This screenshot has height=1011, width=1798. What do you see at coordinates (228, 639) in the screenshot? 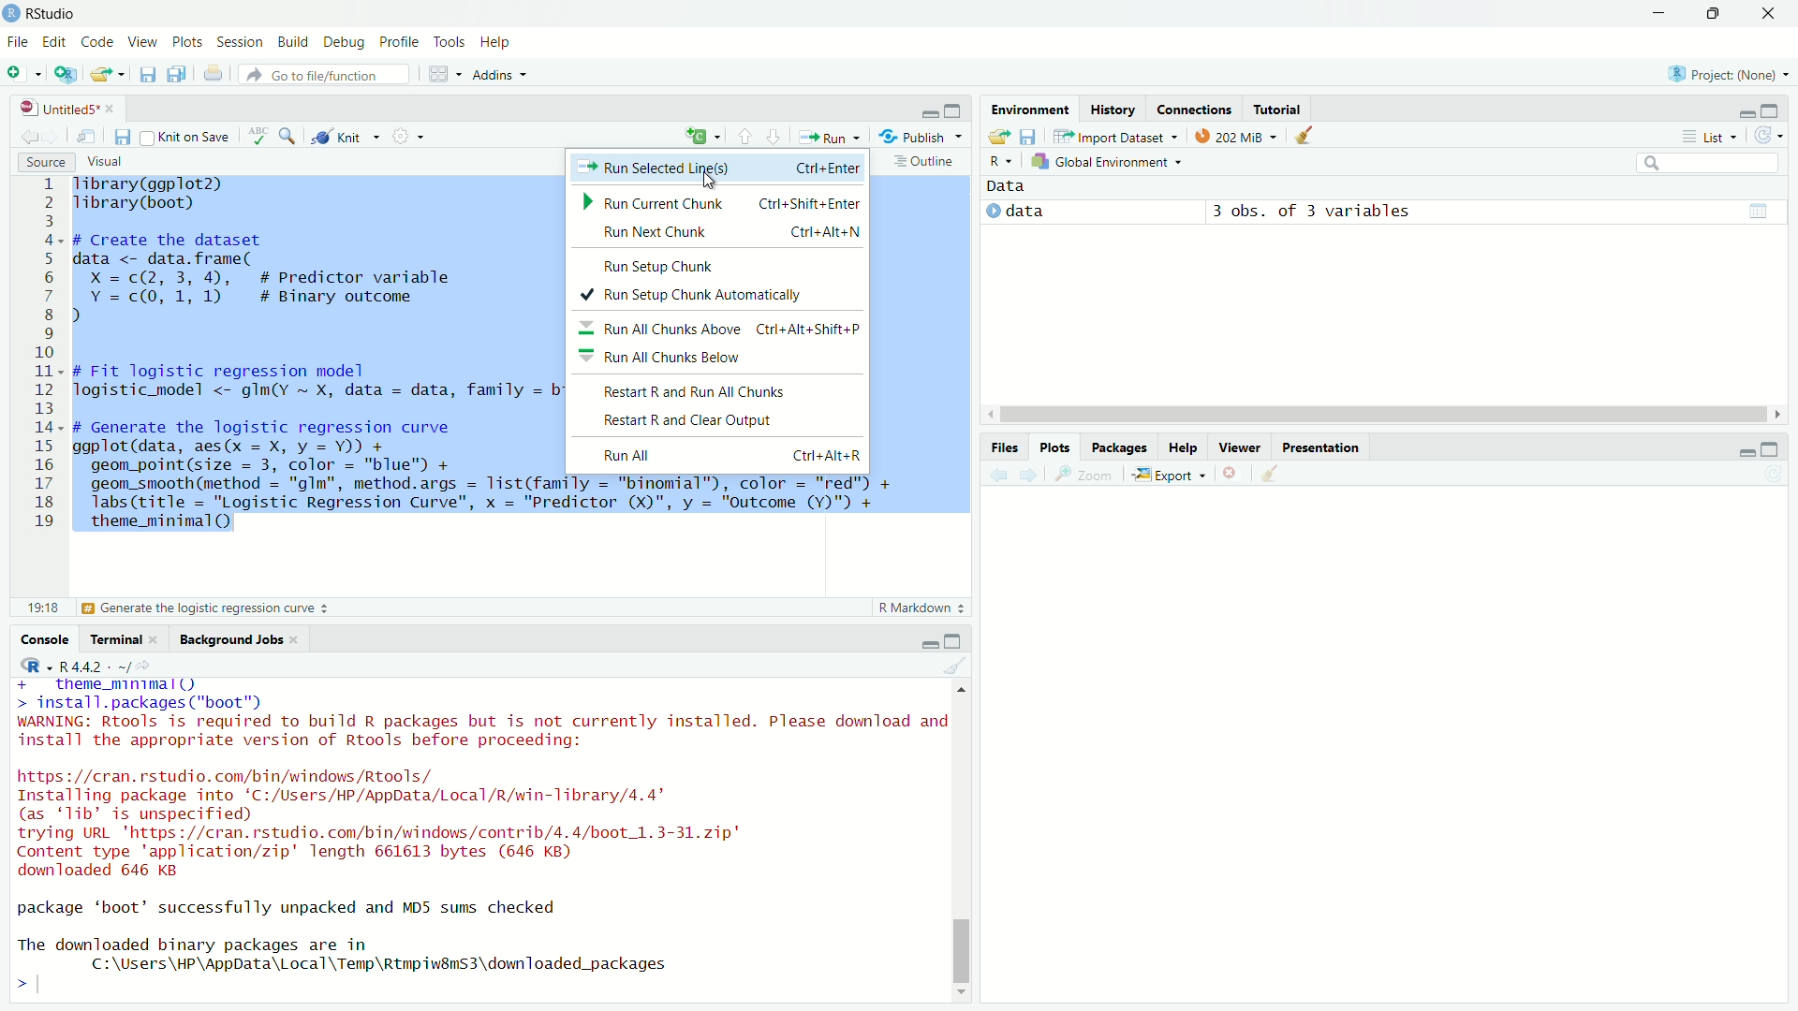
I see `Background Jobs` at bounding box center [228, 639].